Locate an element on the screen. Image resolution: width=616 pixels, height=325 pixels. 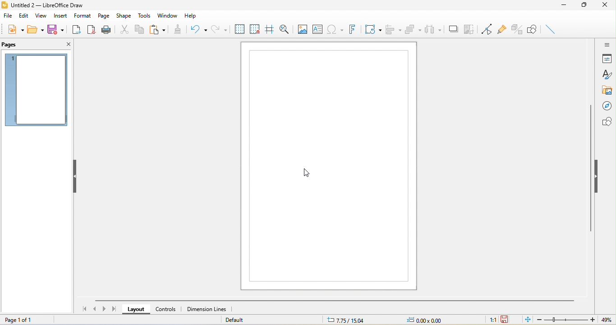
page 1 is located at coordinates (35, 90).